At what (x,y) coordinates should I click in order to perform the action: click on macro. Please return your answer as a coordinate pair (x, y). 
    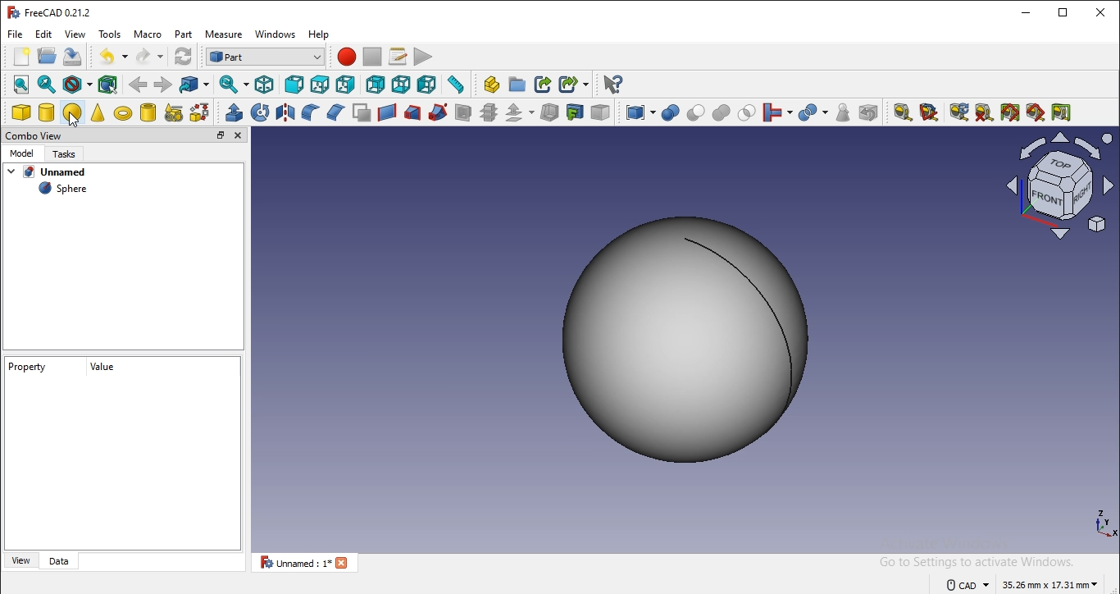
    Looking at the image, I should click on (148, 34).